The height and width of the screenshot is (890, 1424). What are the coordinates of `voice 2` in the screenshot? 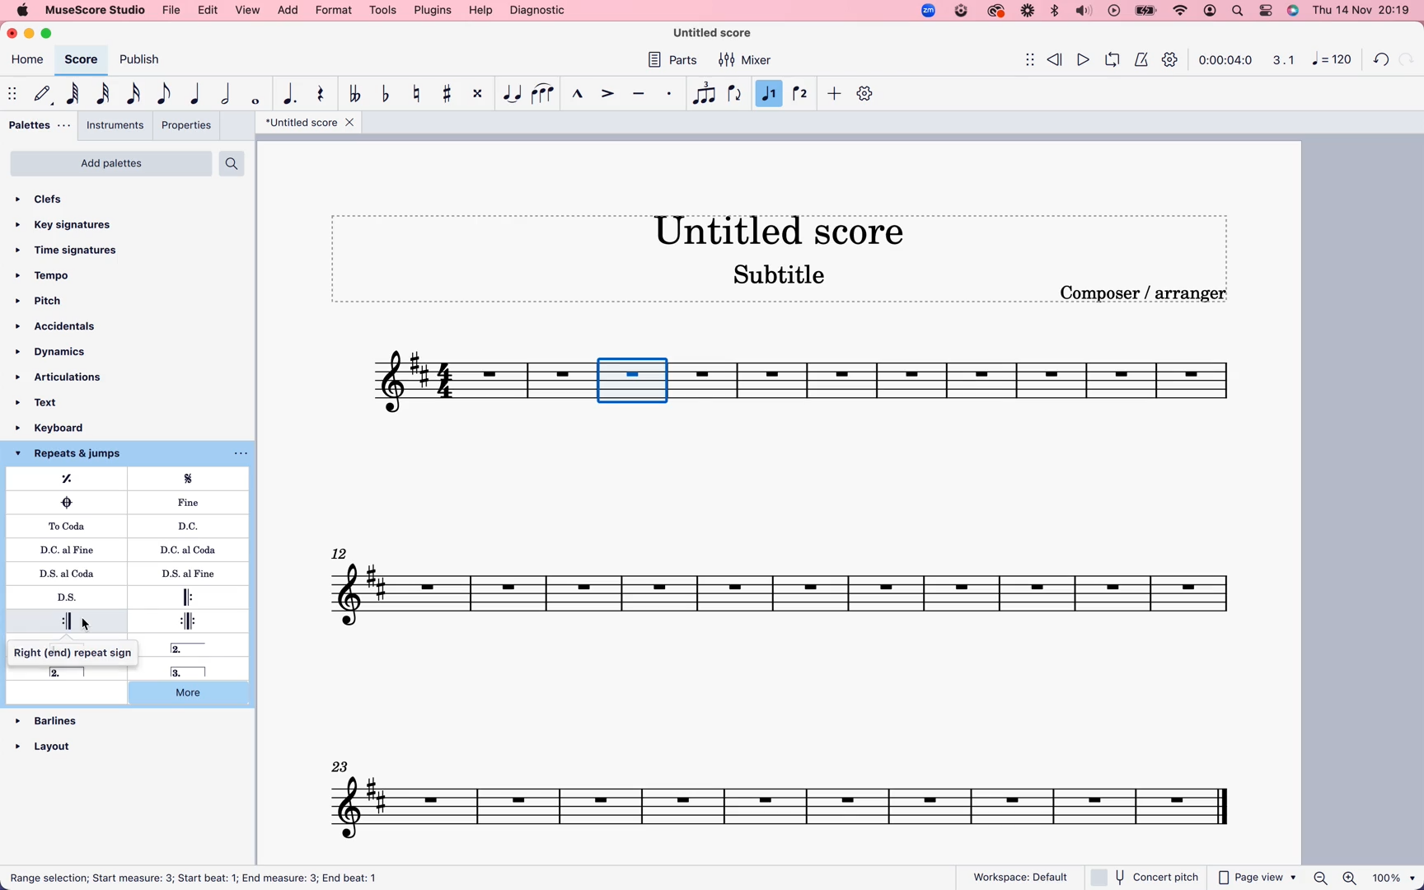 It's located at (802, 92).